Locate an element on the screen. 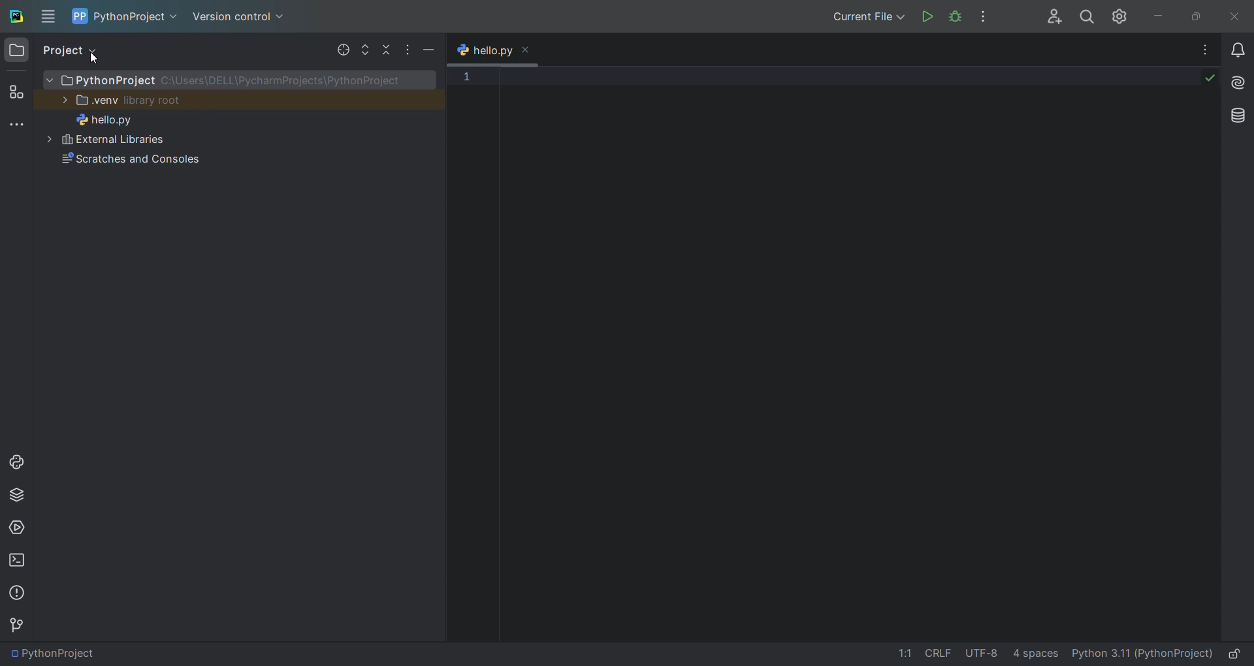 Image resolution: width=1254 pixels, height=666 pixels. problems is located at coordinates (16, 594).